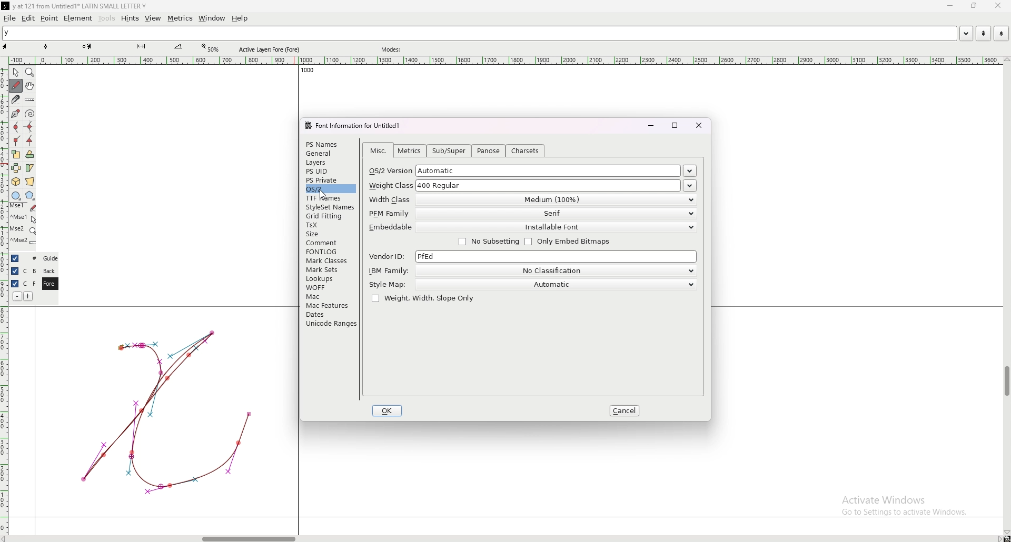  Describe the element at coordinates (107, 18) in the screenshot. I see `tools` at that location.